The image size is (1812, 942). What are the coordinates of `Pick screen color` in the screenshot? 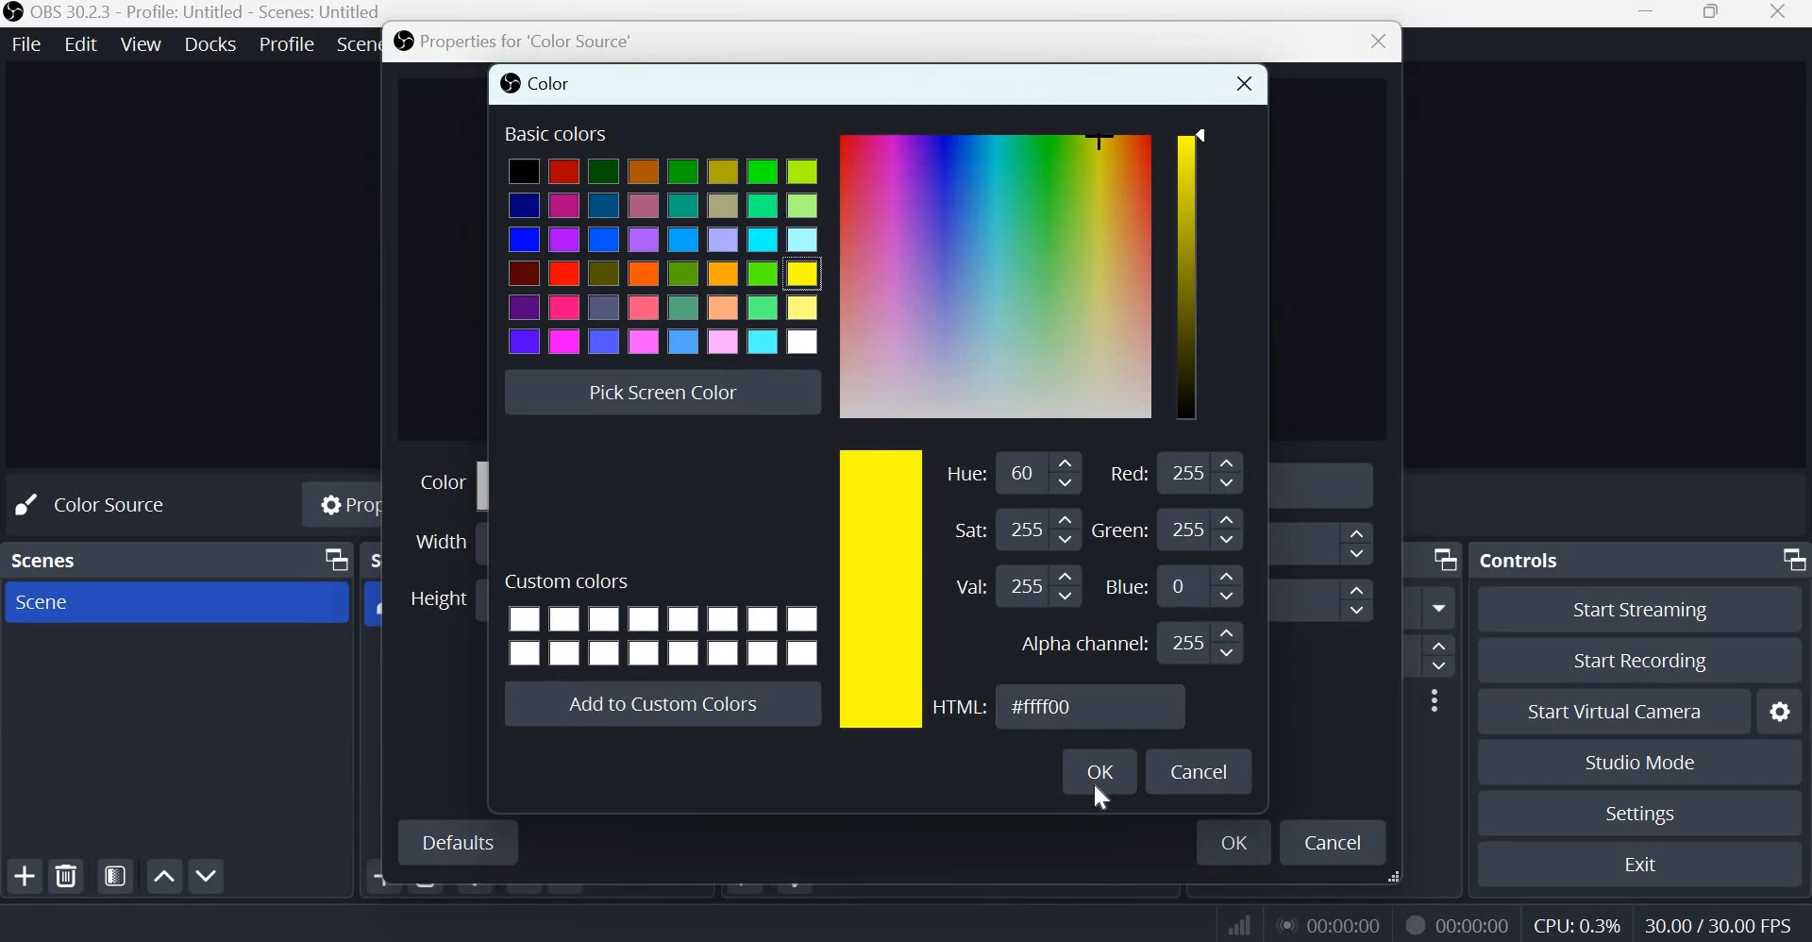 It's located at (660, 393).